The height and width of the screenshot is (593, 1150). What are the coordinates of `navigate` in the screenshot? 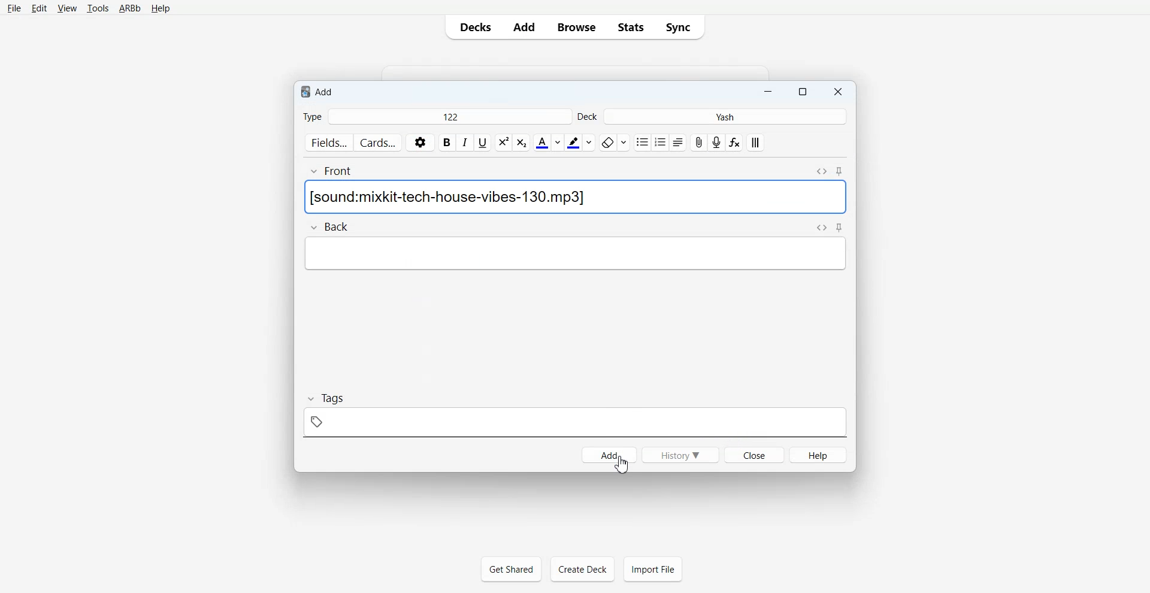 It's located at (837, 226).